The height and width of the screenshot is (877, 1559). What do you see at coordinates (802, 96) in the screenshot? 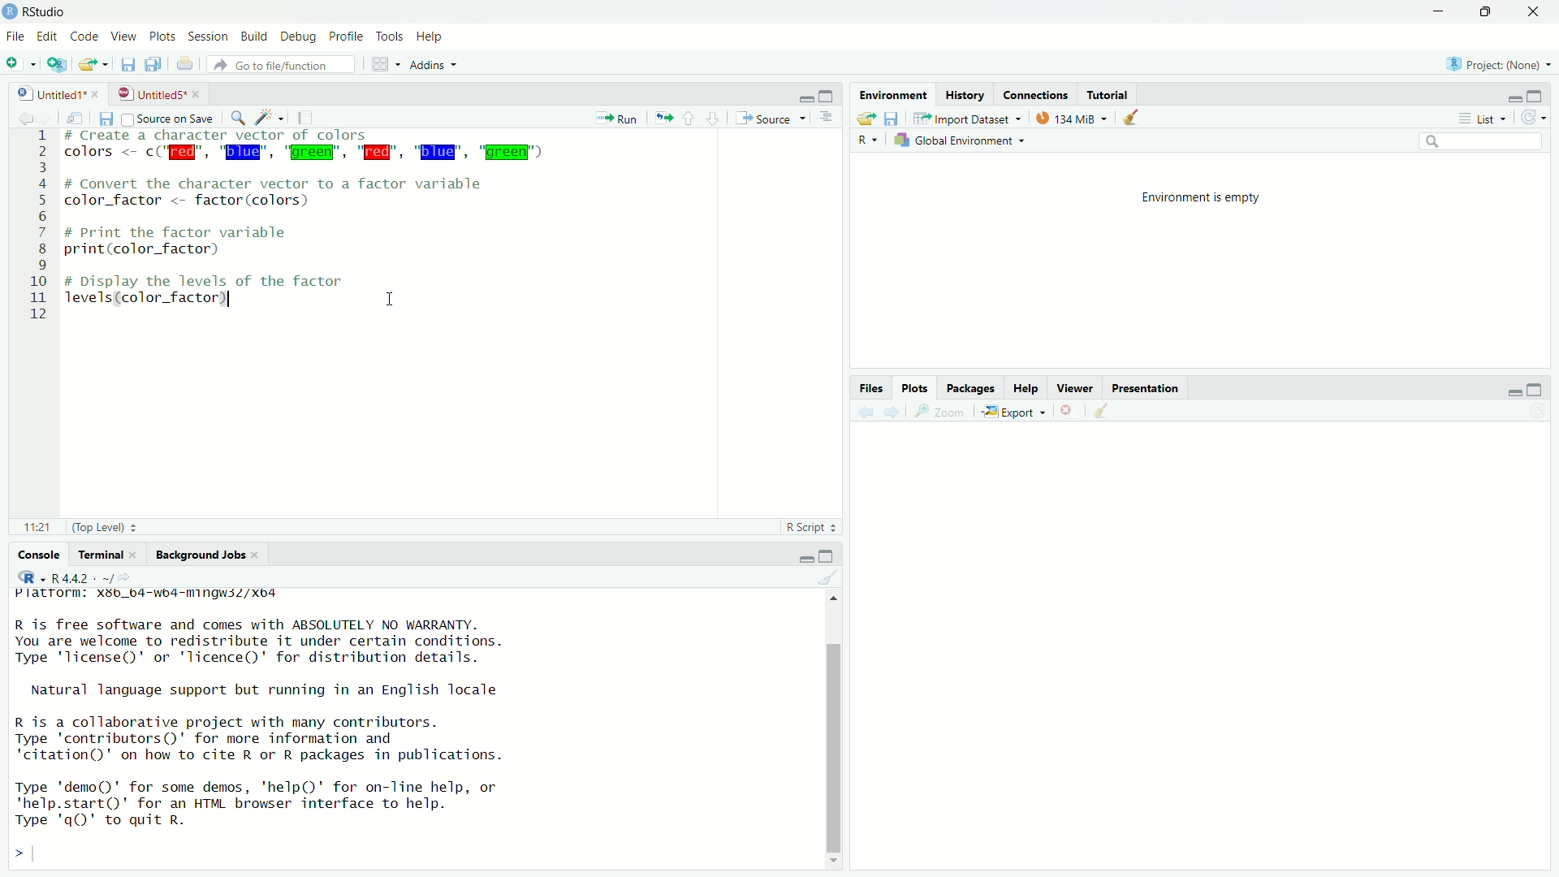
I see `minimize` at bounding box center [802, 96].